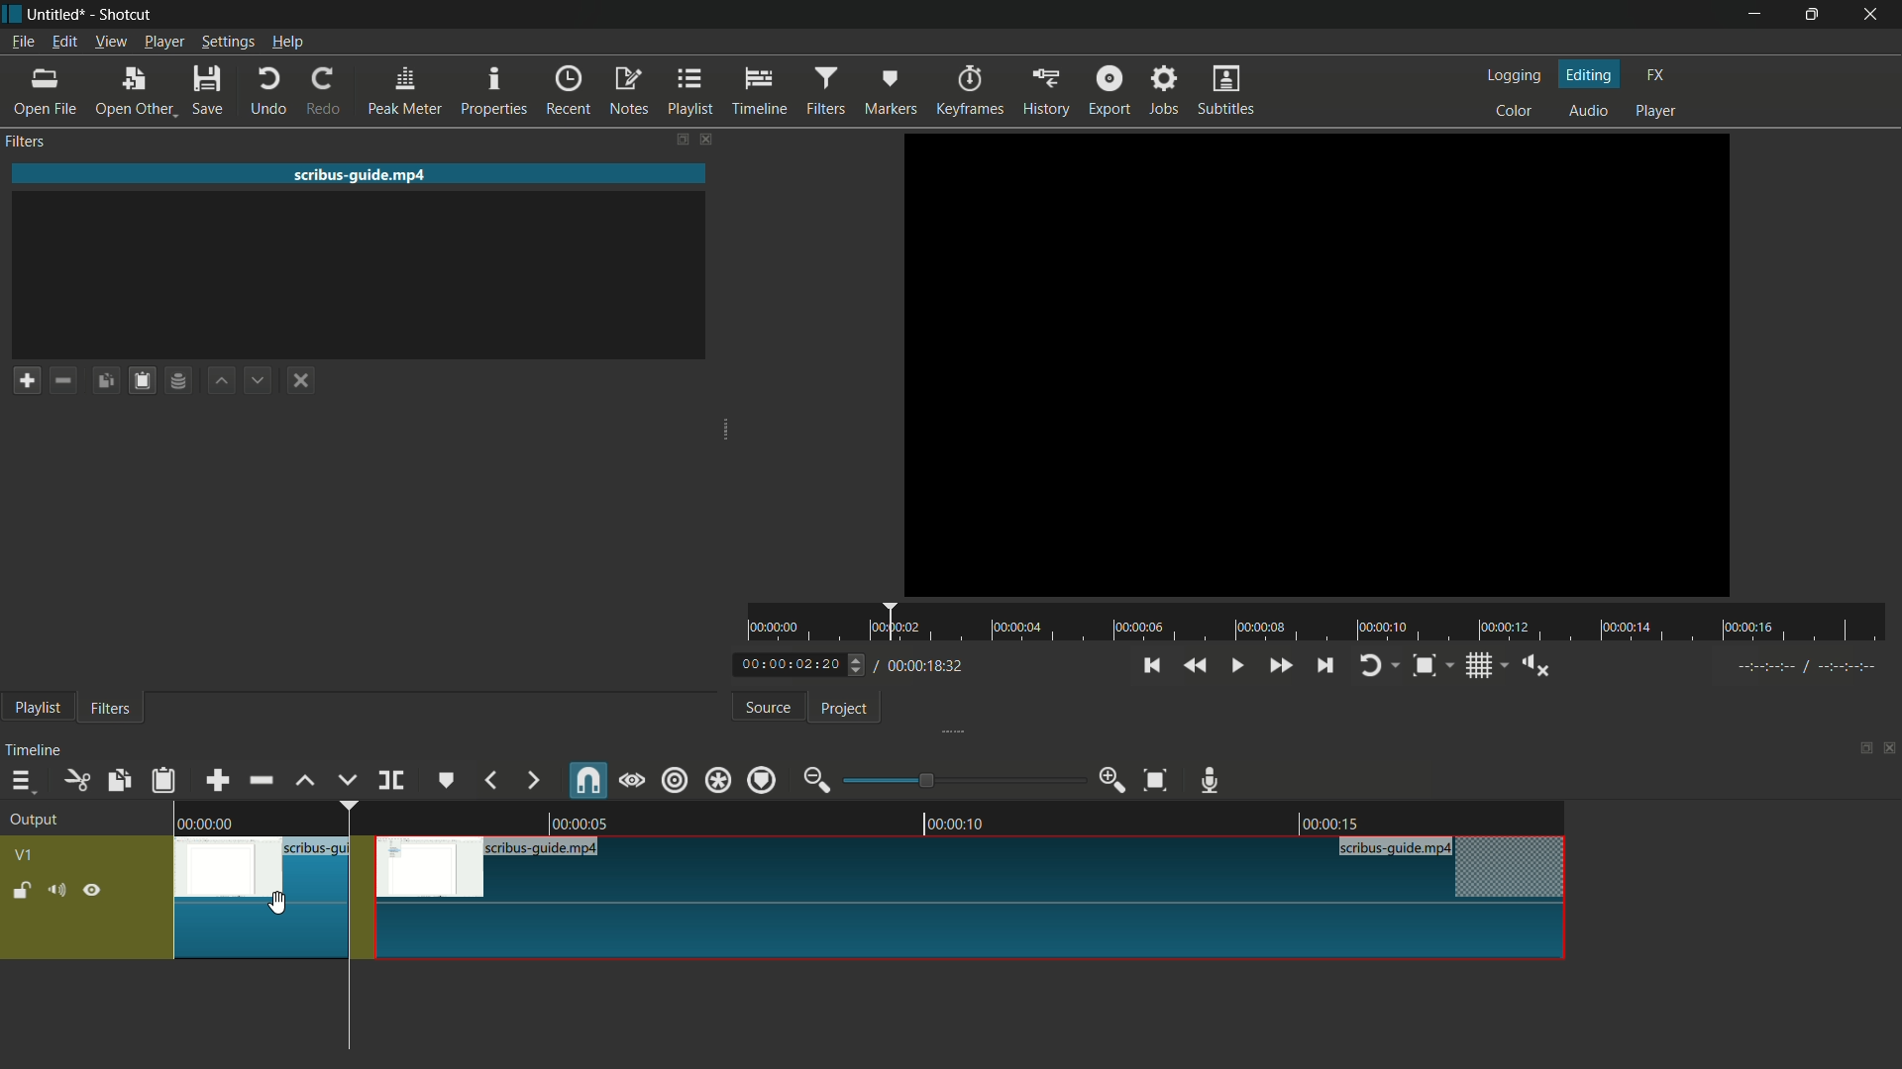 Image resolution: width=1902 pixels, height=1069 pixels. I want to click on close app, so click(1876, 14).